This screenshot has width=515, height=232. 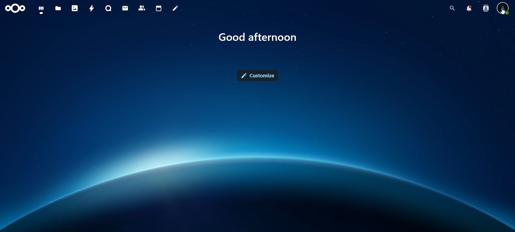 What do you see at coordinates (175, 9) in the screenshot?
I see `notes` at bounding box center [175, 9].